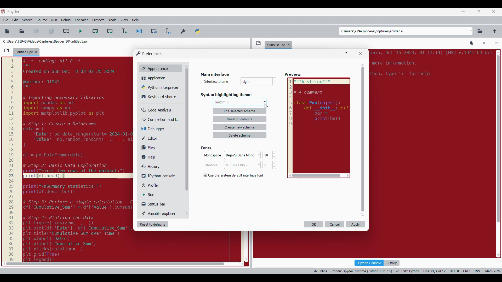 This screenshot has width=502, height=282. I want to click on OK, so click(314, 224).